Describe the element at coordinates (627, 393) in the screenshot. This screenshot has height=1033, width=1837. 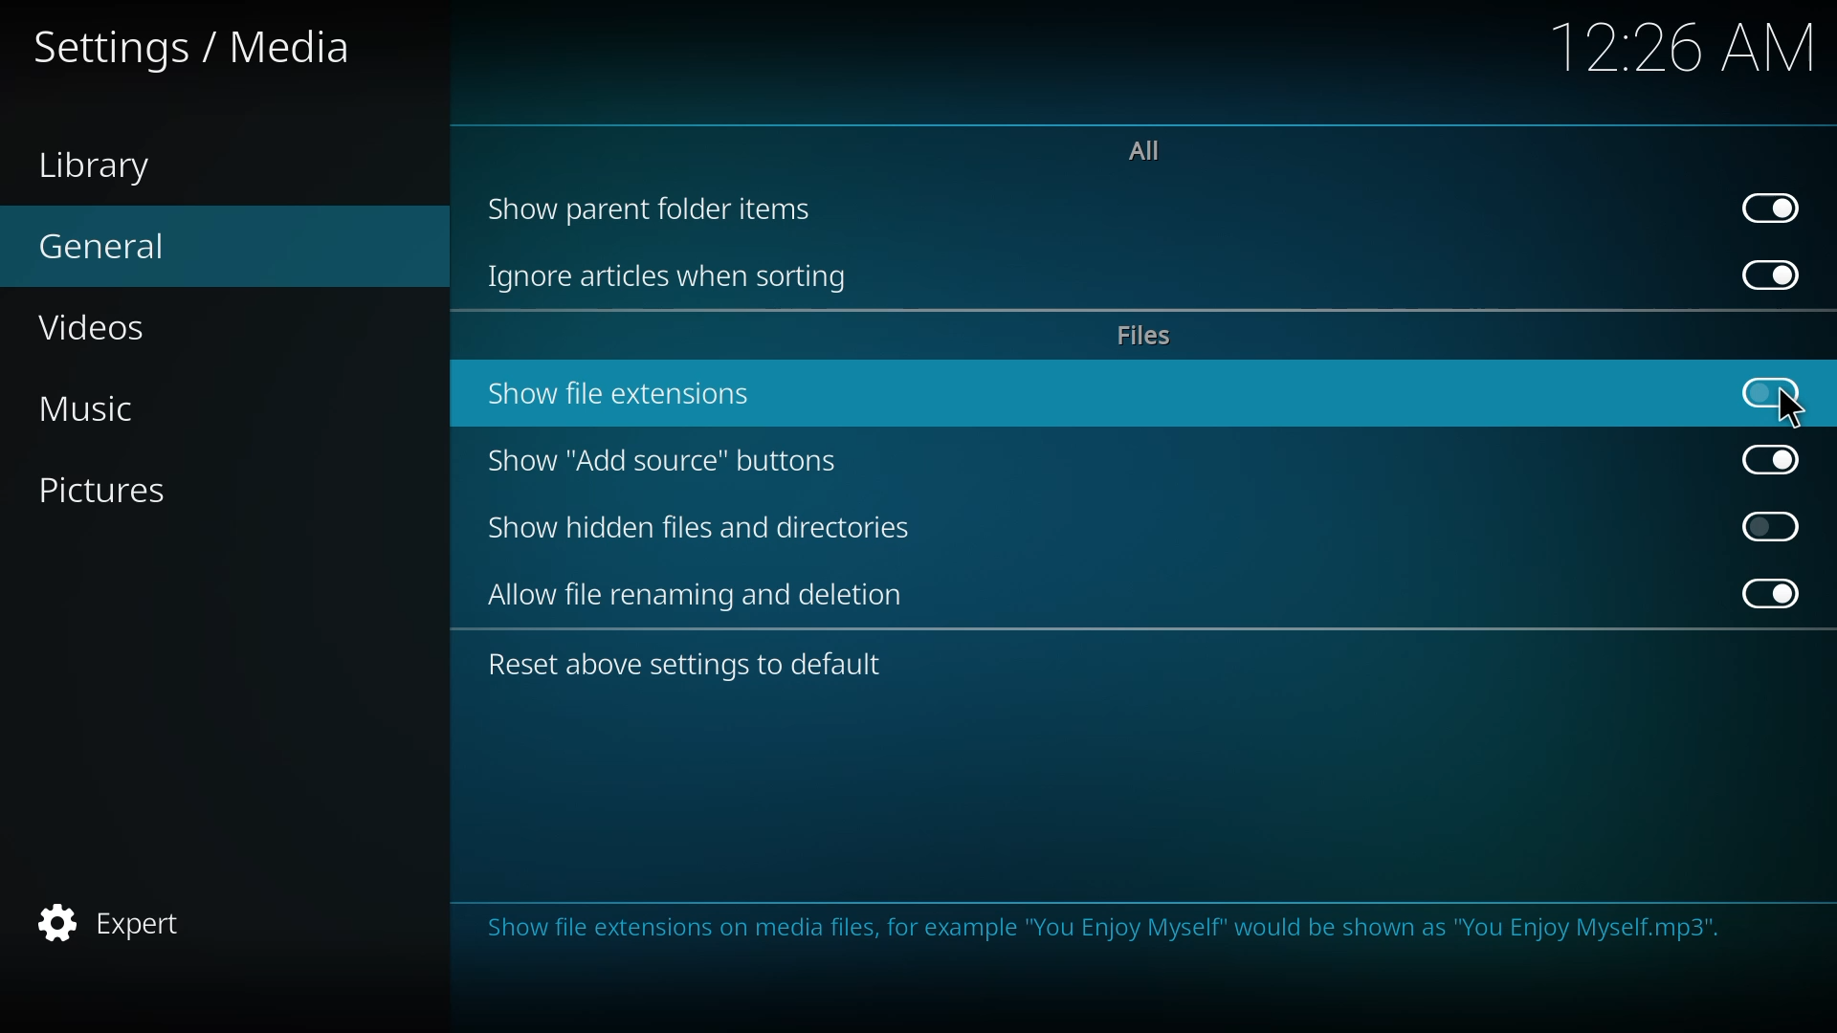
I see `show file extensions` at that location.